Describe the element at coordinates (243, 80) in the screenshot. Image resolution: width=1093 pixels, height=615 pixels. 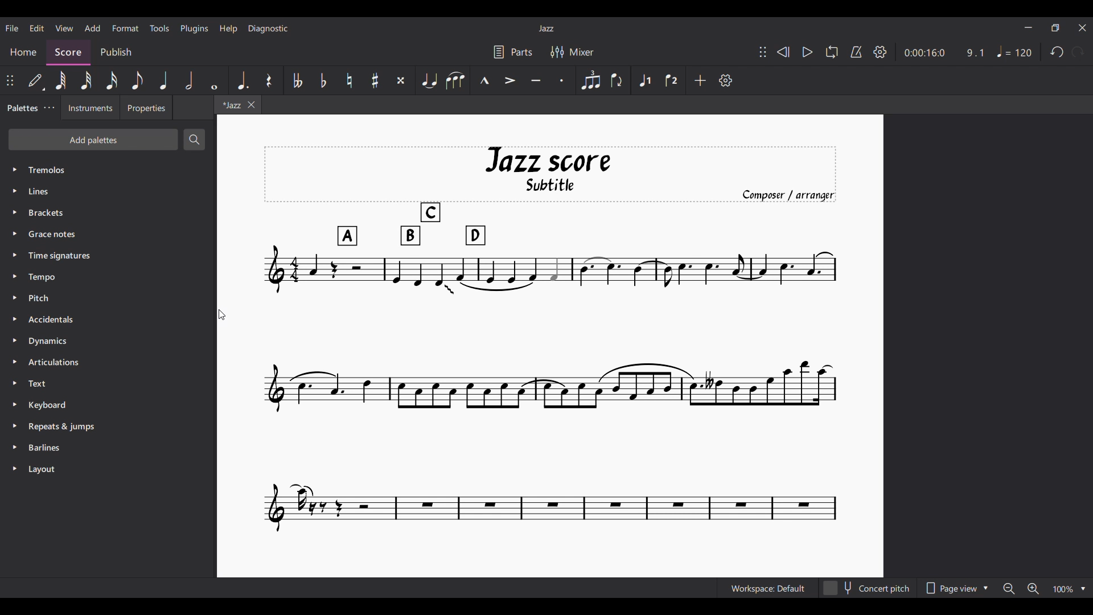
I see `Augmentation dot` at that location.